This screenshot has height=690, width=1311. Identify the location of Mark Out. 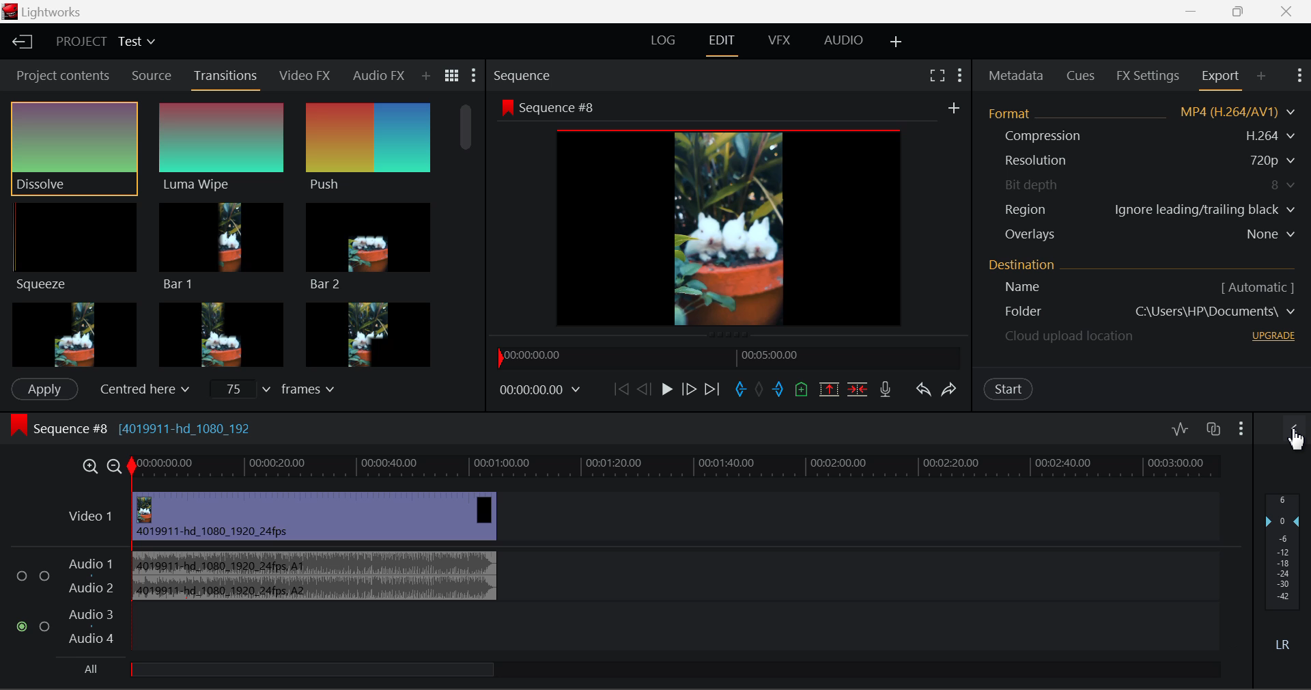
(780, 390).